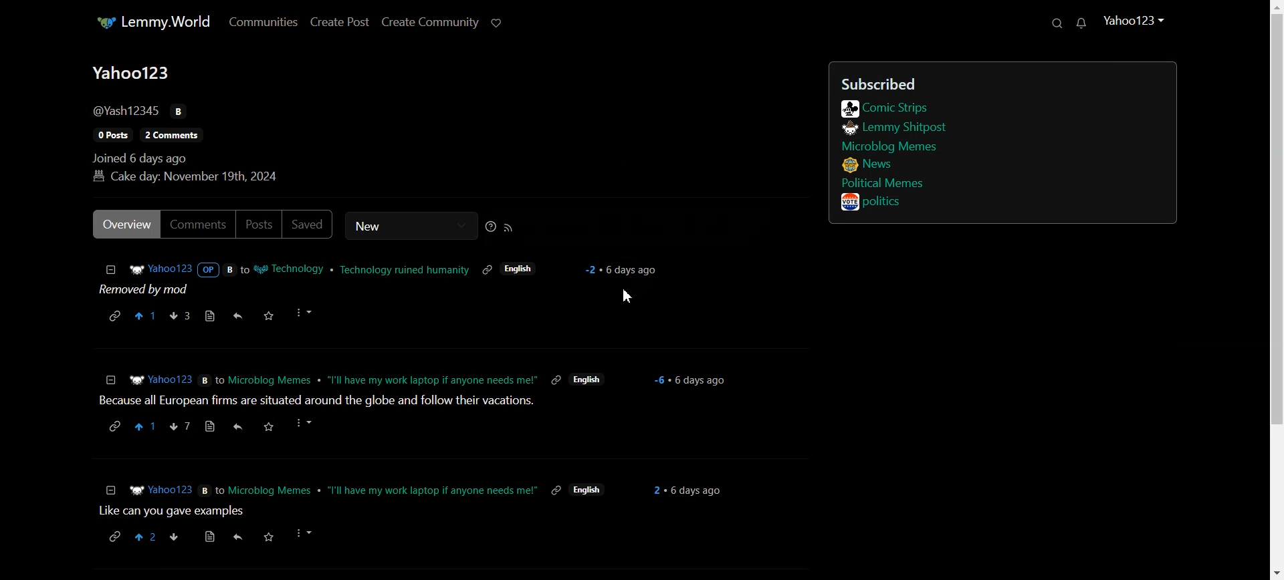 The height and width of the screenshot is (580, 1284). I want to click on , so click(211, 535).